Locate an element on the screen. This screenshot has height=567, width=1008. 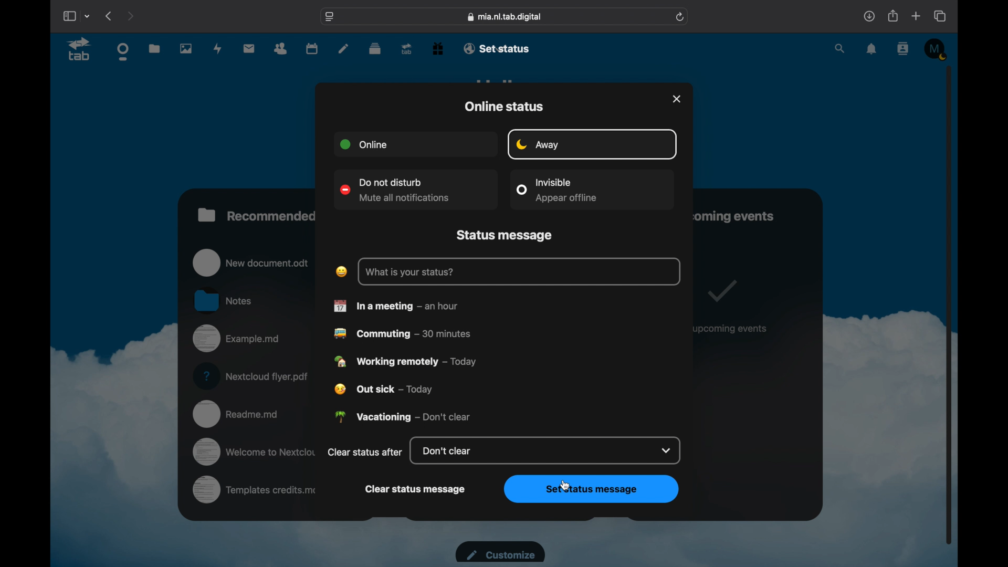
new tab is located at coordinates (917, 16).